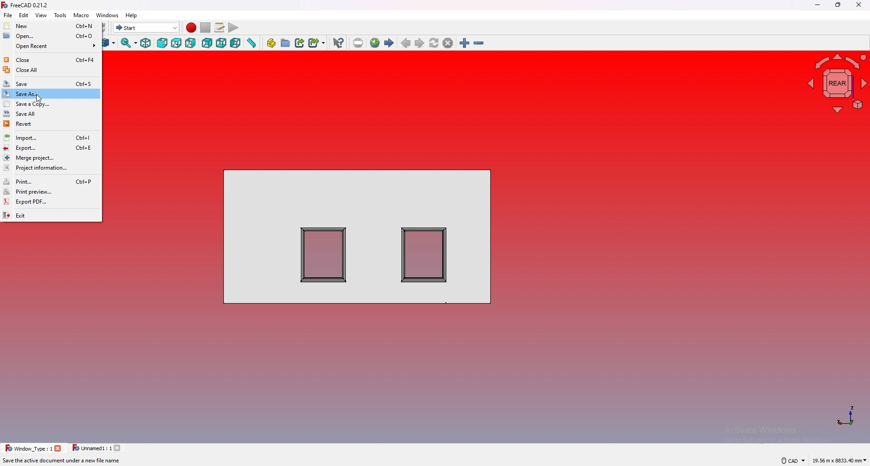 This screenshot has height=466, width=870. I want to click on open ctrl+o, so click(51, 36).